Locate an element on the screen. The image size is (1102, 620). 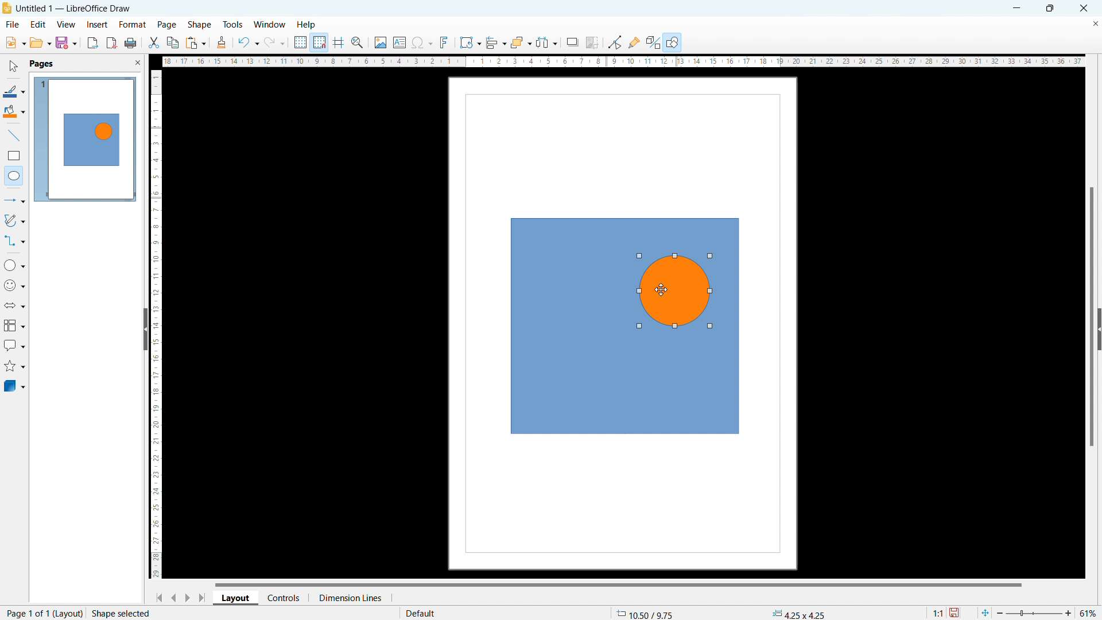
show extrusion is located at coordinates (653, 43).